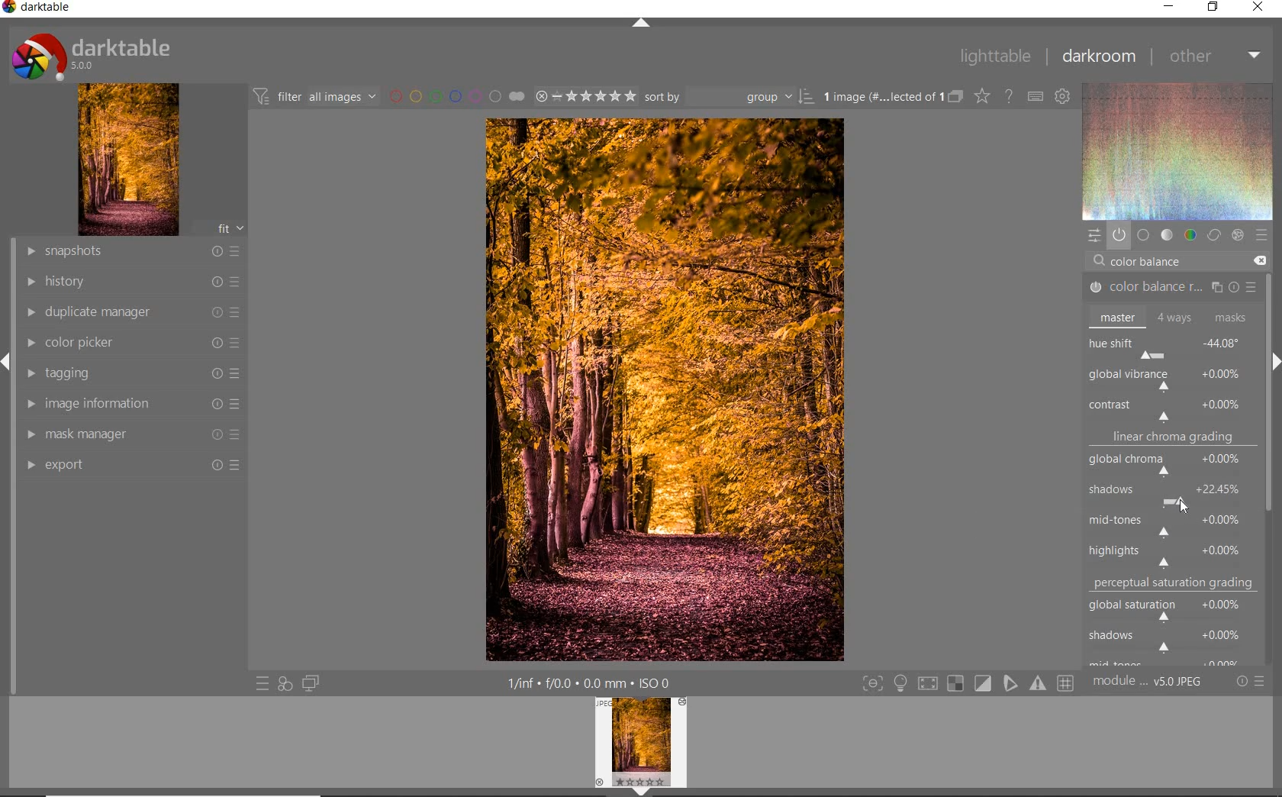 Image resolution: width=1282 pixels, height=797 pixels. Describe the element at coordinates (134, 464) in the screenshot. I see `export` at that location.